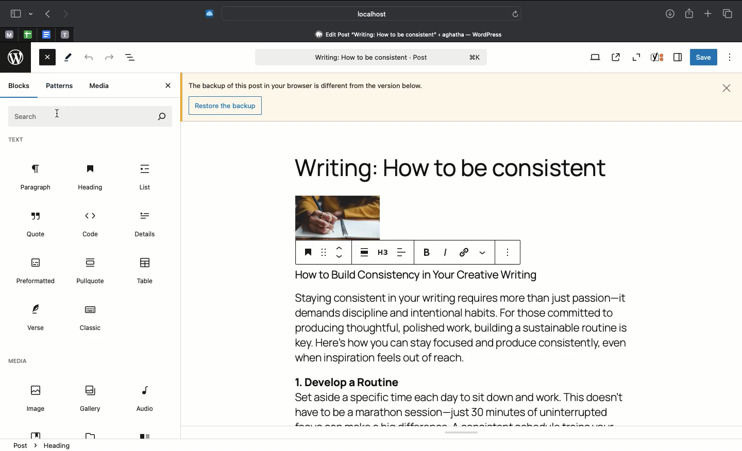 The height and width of the screenshot is (451, 742). Describe the element at coordinates (727, 88) in the screenshot. I see `Close` at that location.